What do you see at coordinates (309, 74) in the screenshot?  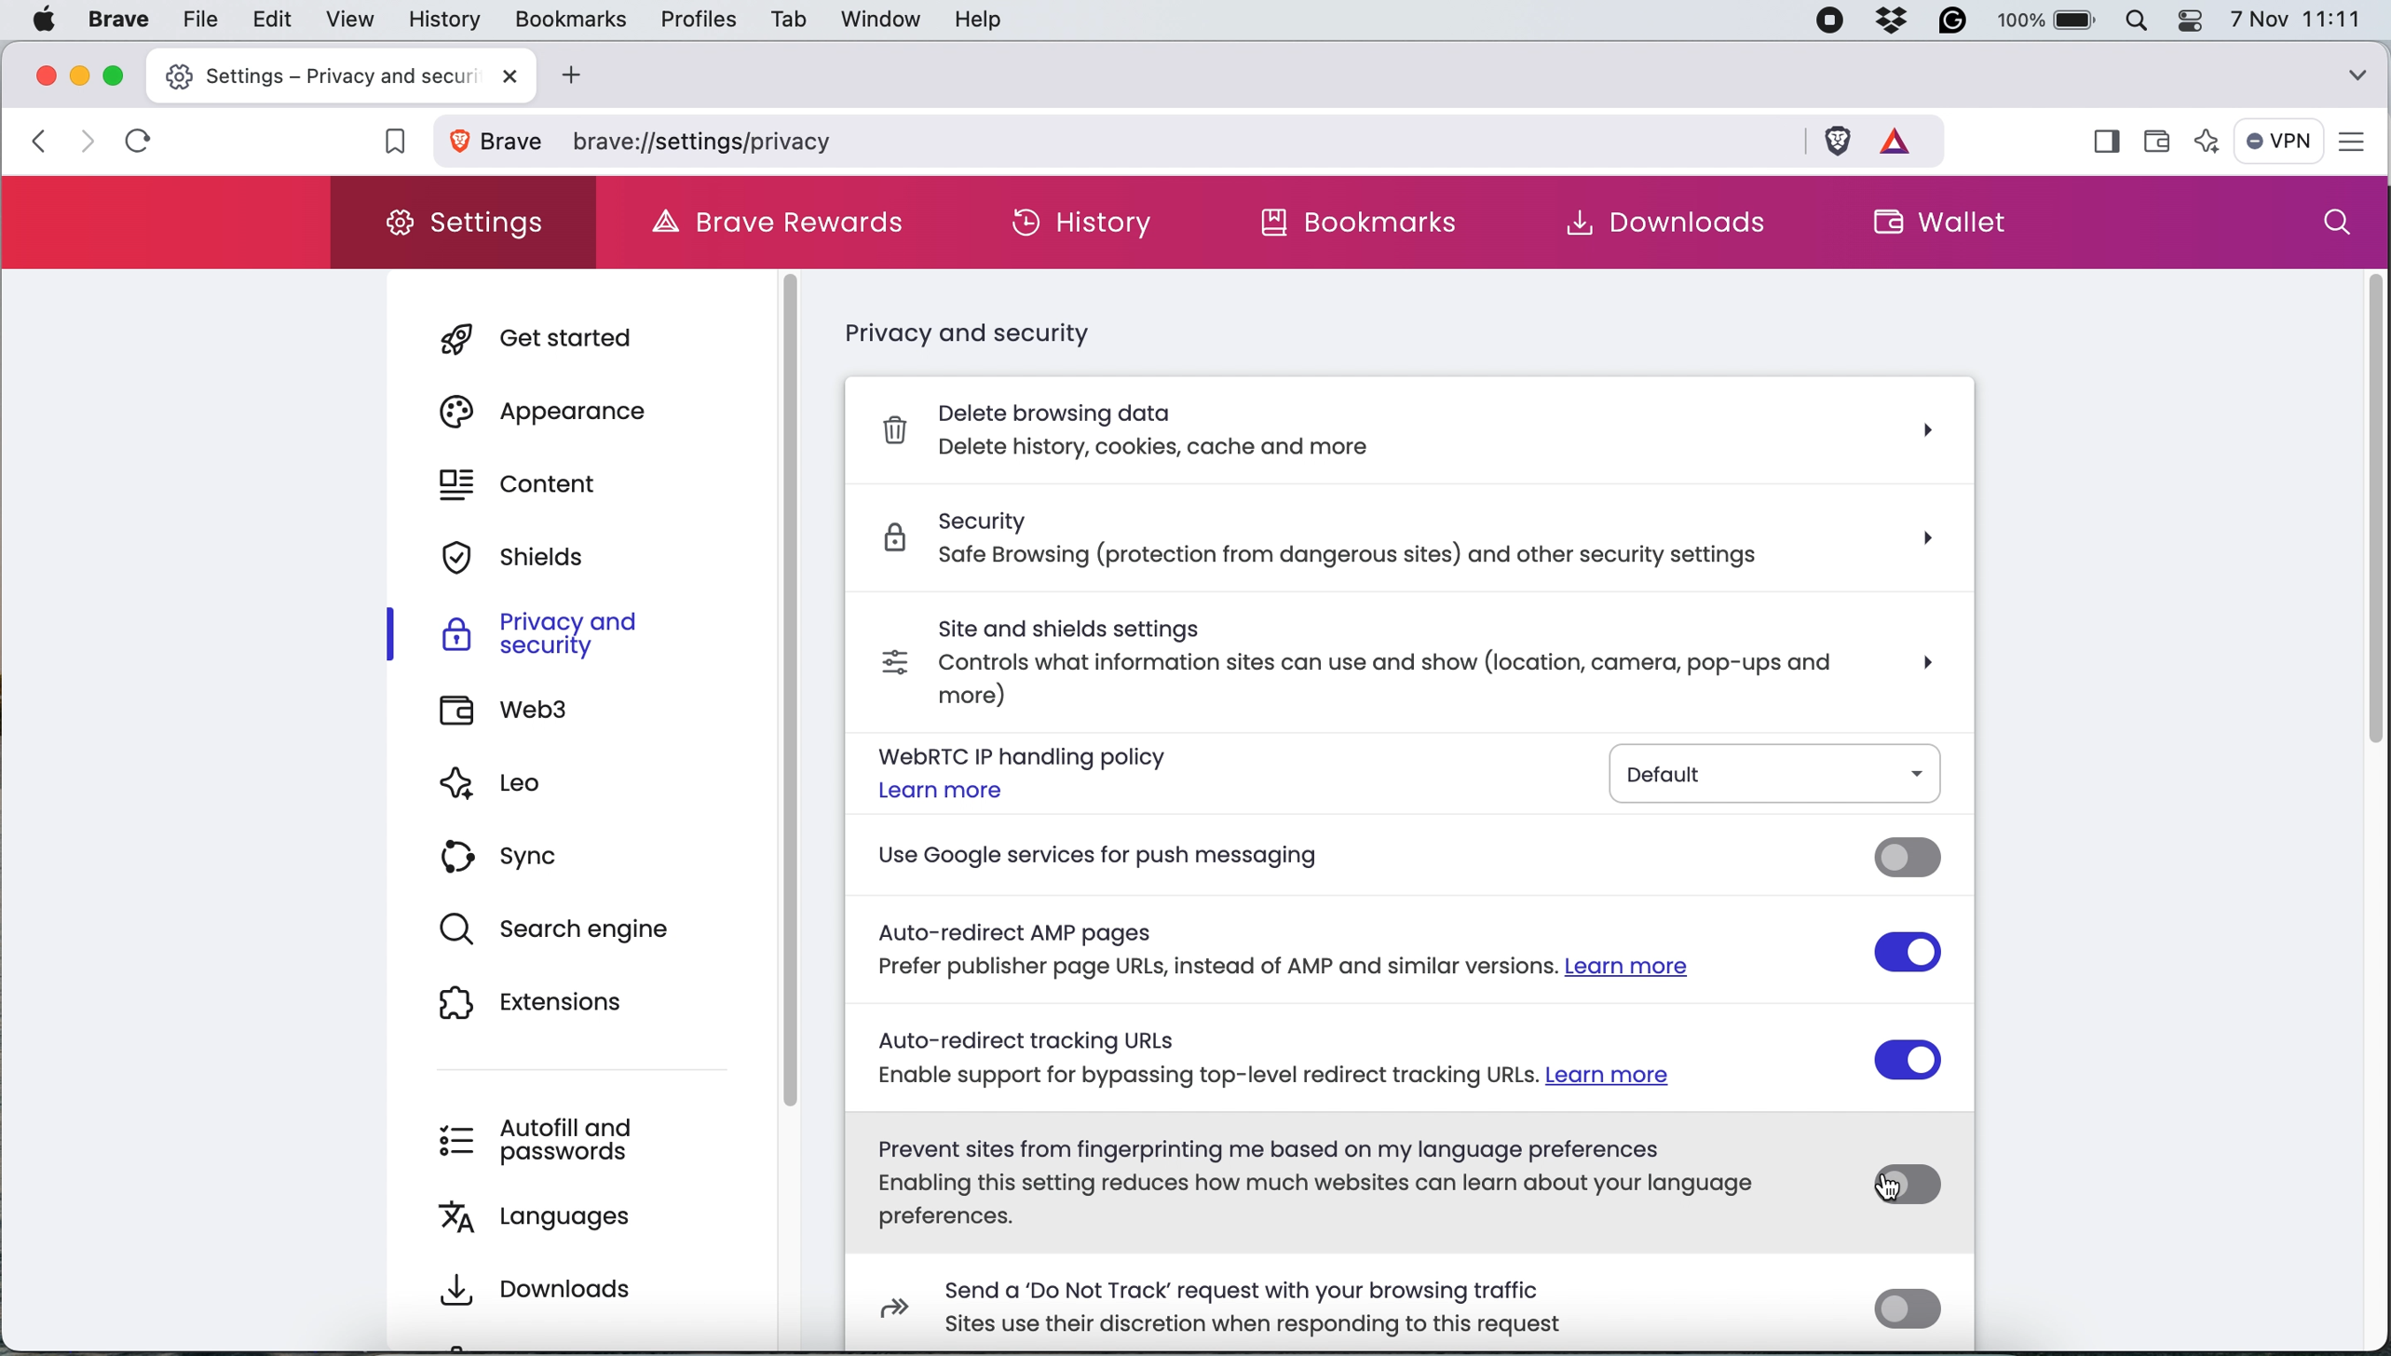 I see `new tab` at bounding box center [309, 74].